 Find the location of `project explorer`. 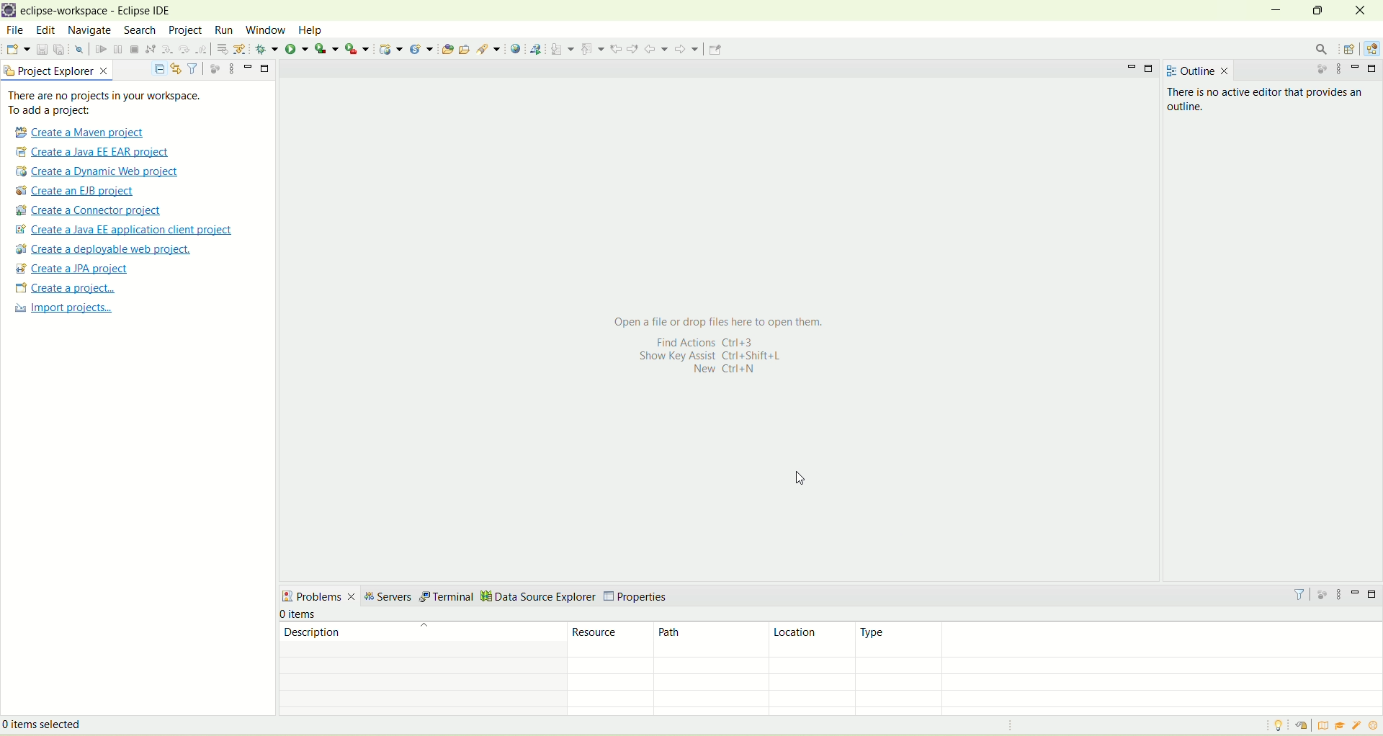

project explorer is located at coordinates (57, 71).